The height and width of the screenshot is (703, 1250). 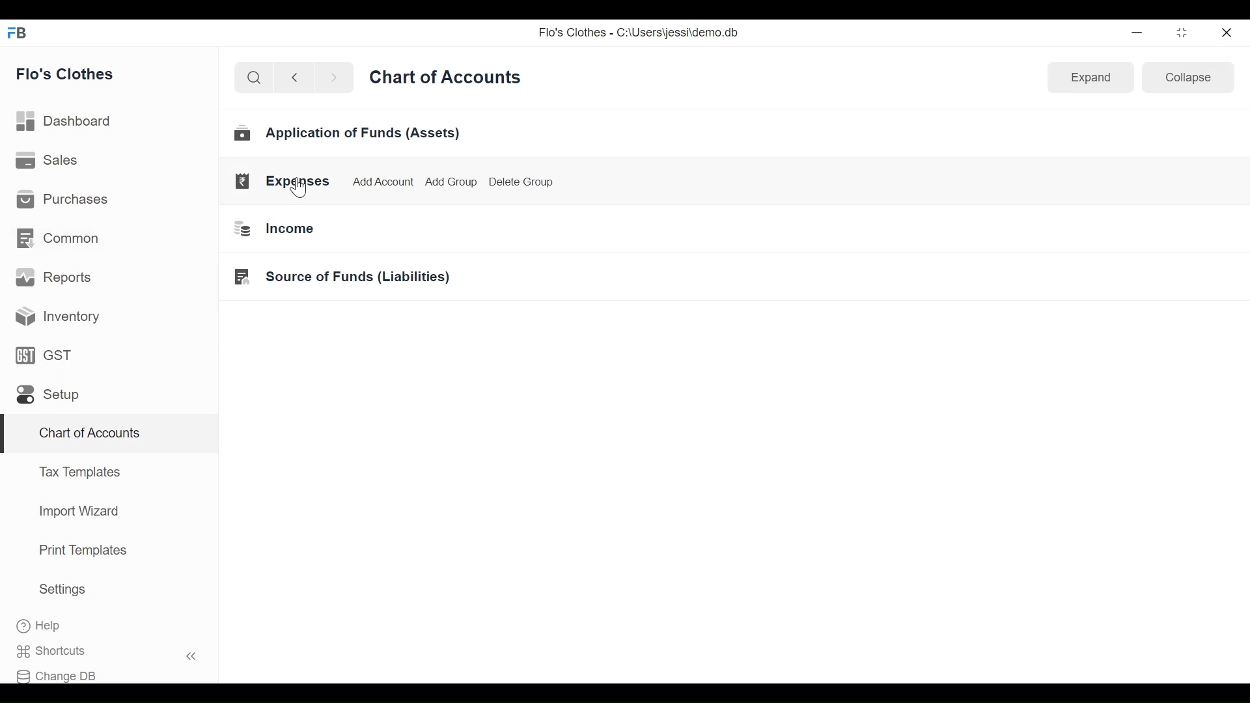 I want to click on Shortcuts, so click(x=115, y=651).